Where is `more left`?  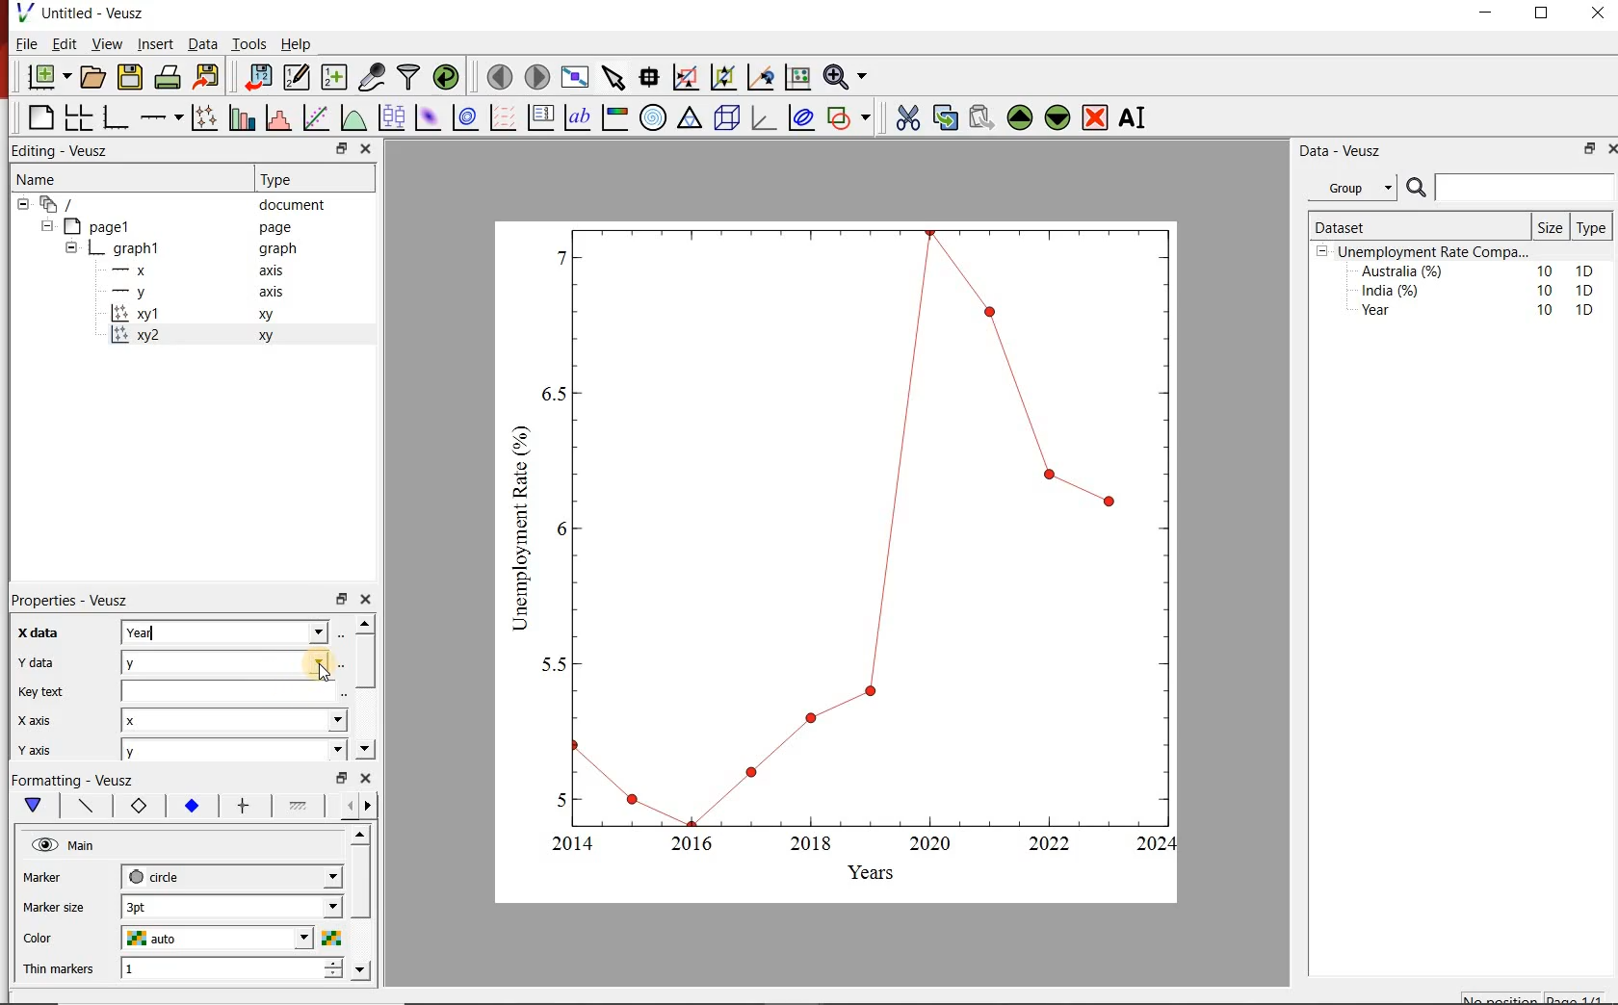
more left is located at coordinates (346, 805).